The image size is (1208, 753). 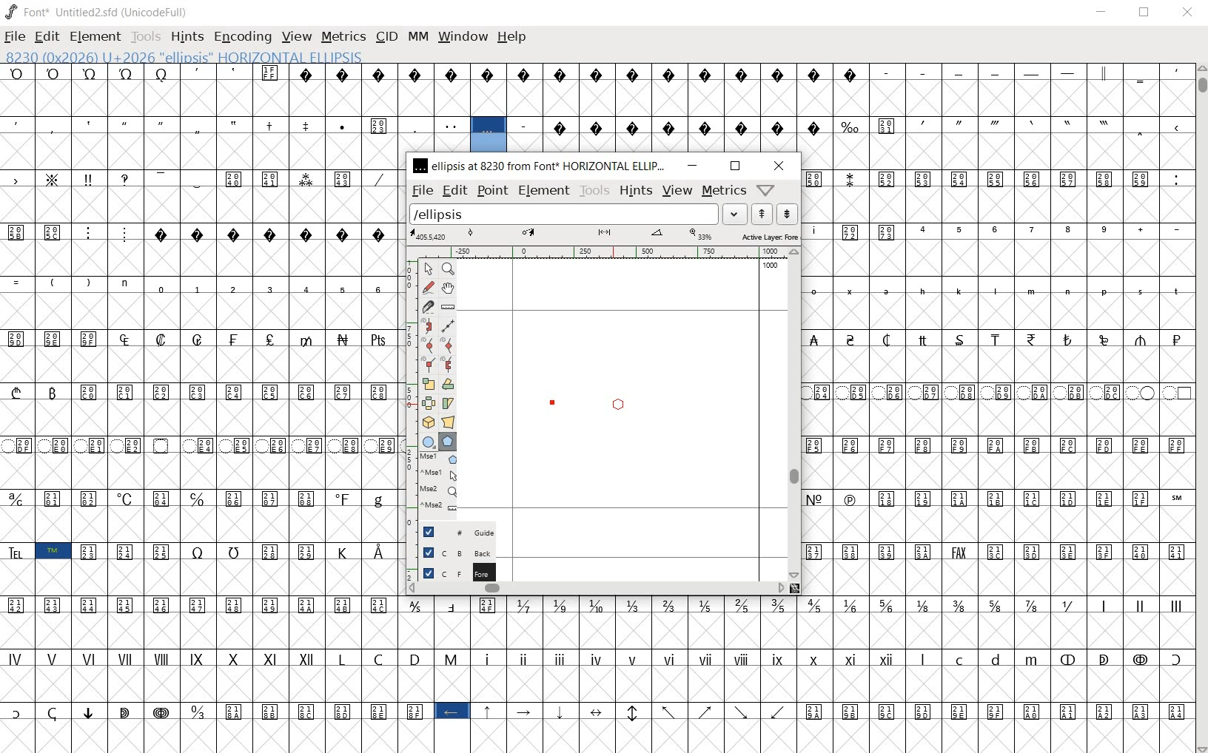 I want to click on , so click(x=676, y=190).